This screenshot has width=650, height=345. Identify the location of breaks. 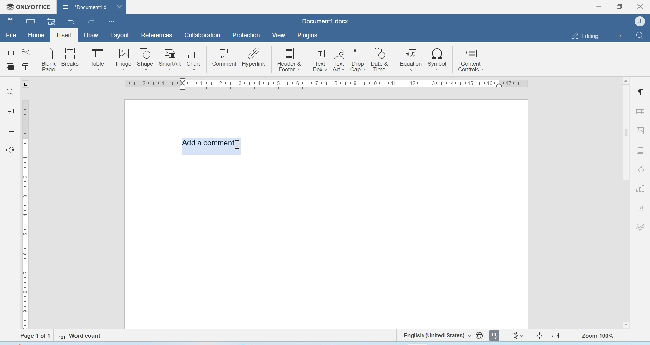
(70, 59).